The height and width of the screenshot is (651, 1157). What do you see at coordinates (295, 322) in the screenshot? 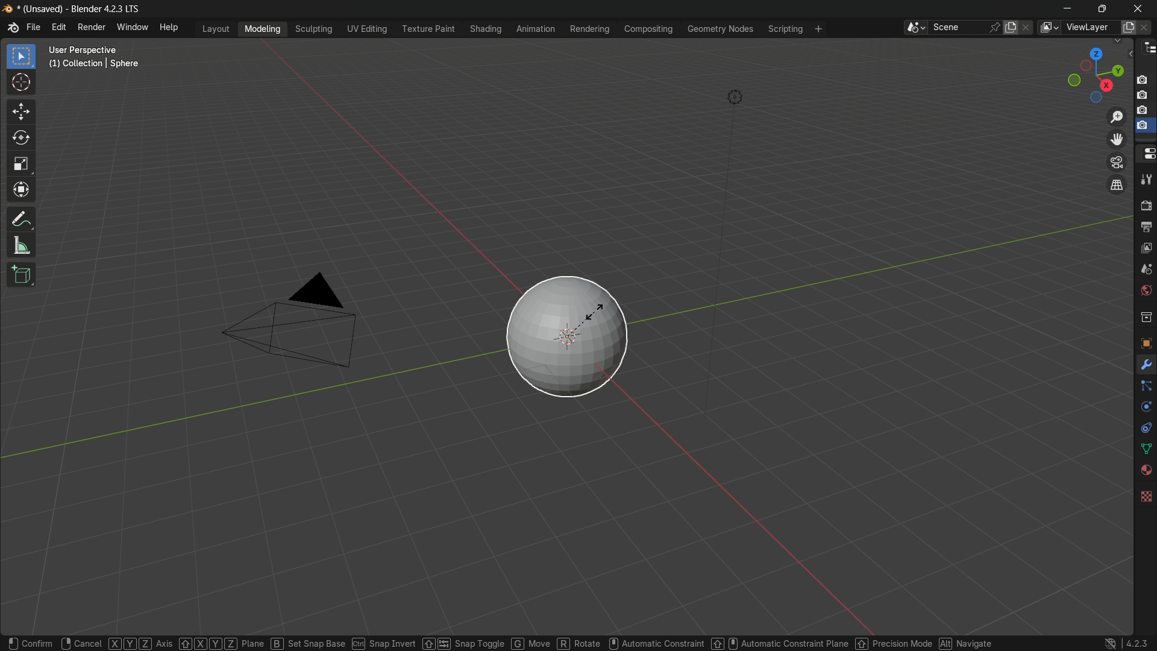
I see `camera` at bounding box center [295, 322].